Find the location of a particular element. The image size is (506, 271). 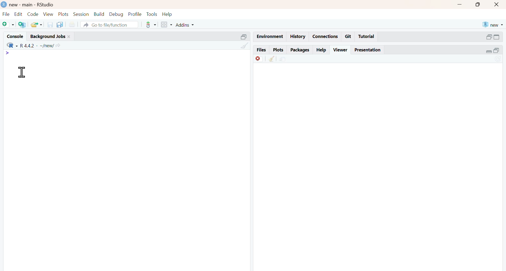

Tutorial  is located at coordinates (366, 36).